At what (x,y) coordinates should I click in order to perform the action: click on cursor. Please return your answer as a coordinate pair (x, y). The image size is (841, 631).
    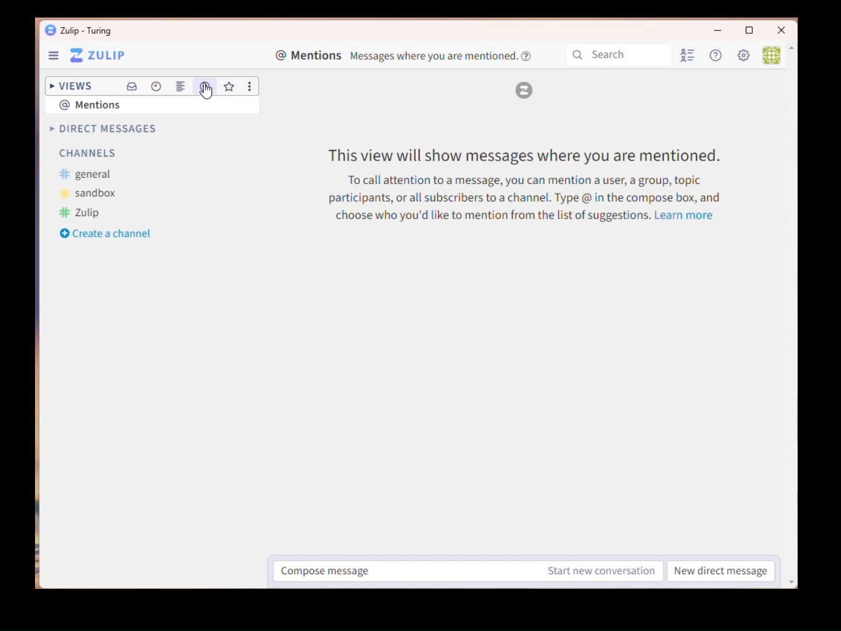
    Looking at the image, I should click on (205, 92).